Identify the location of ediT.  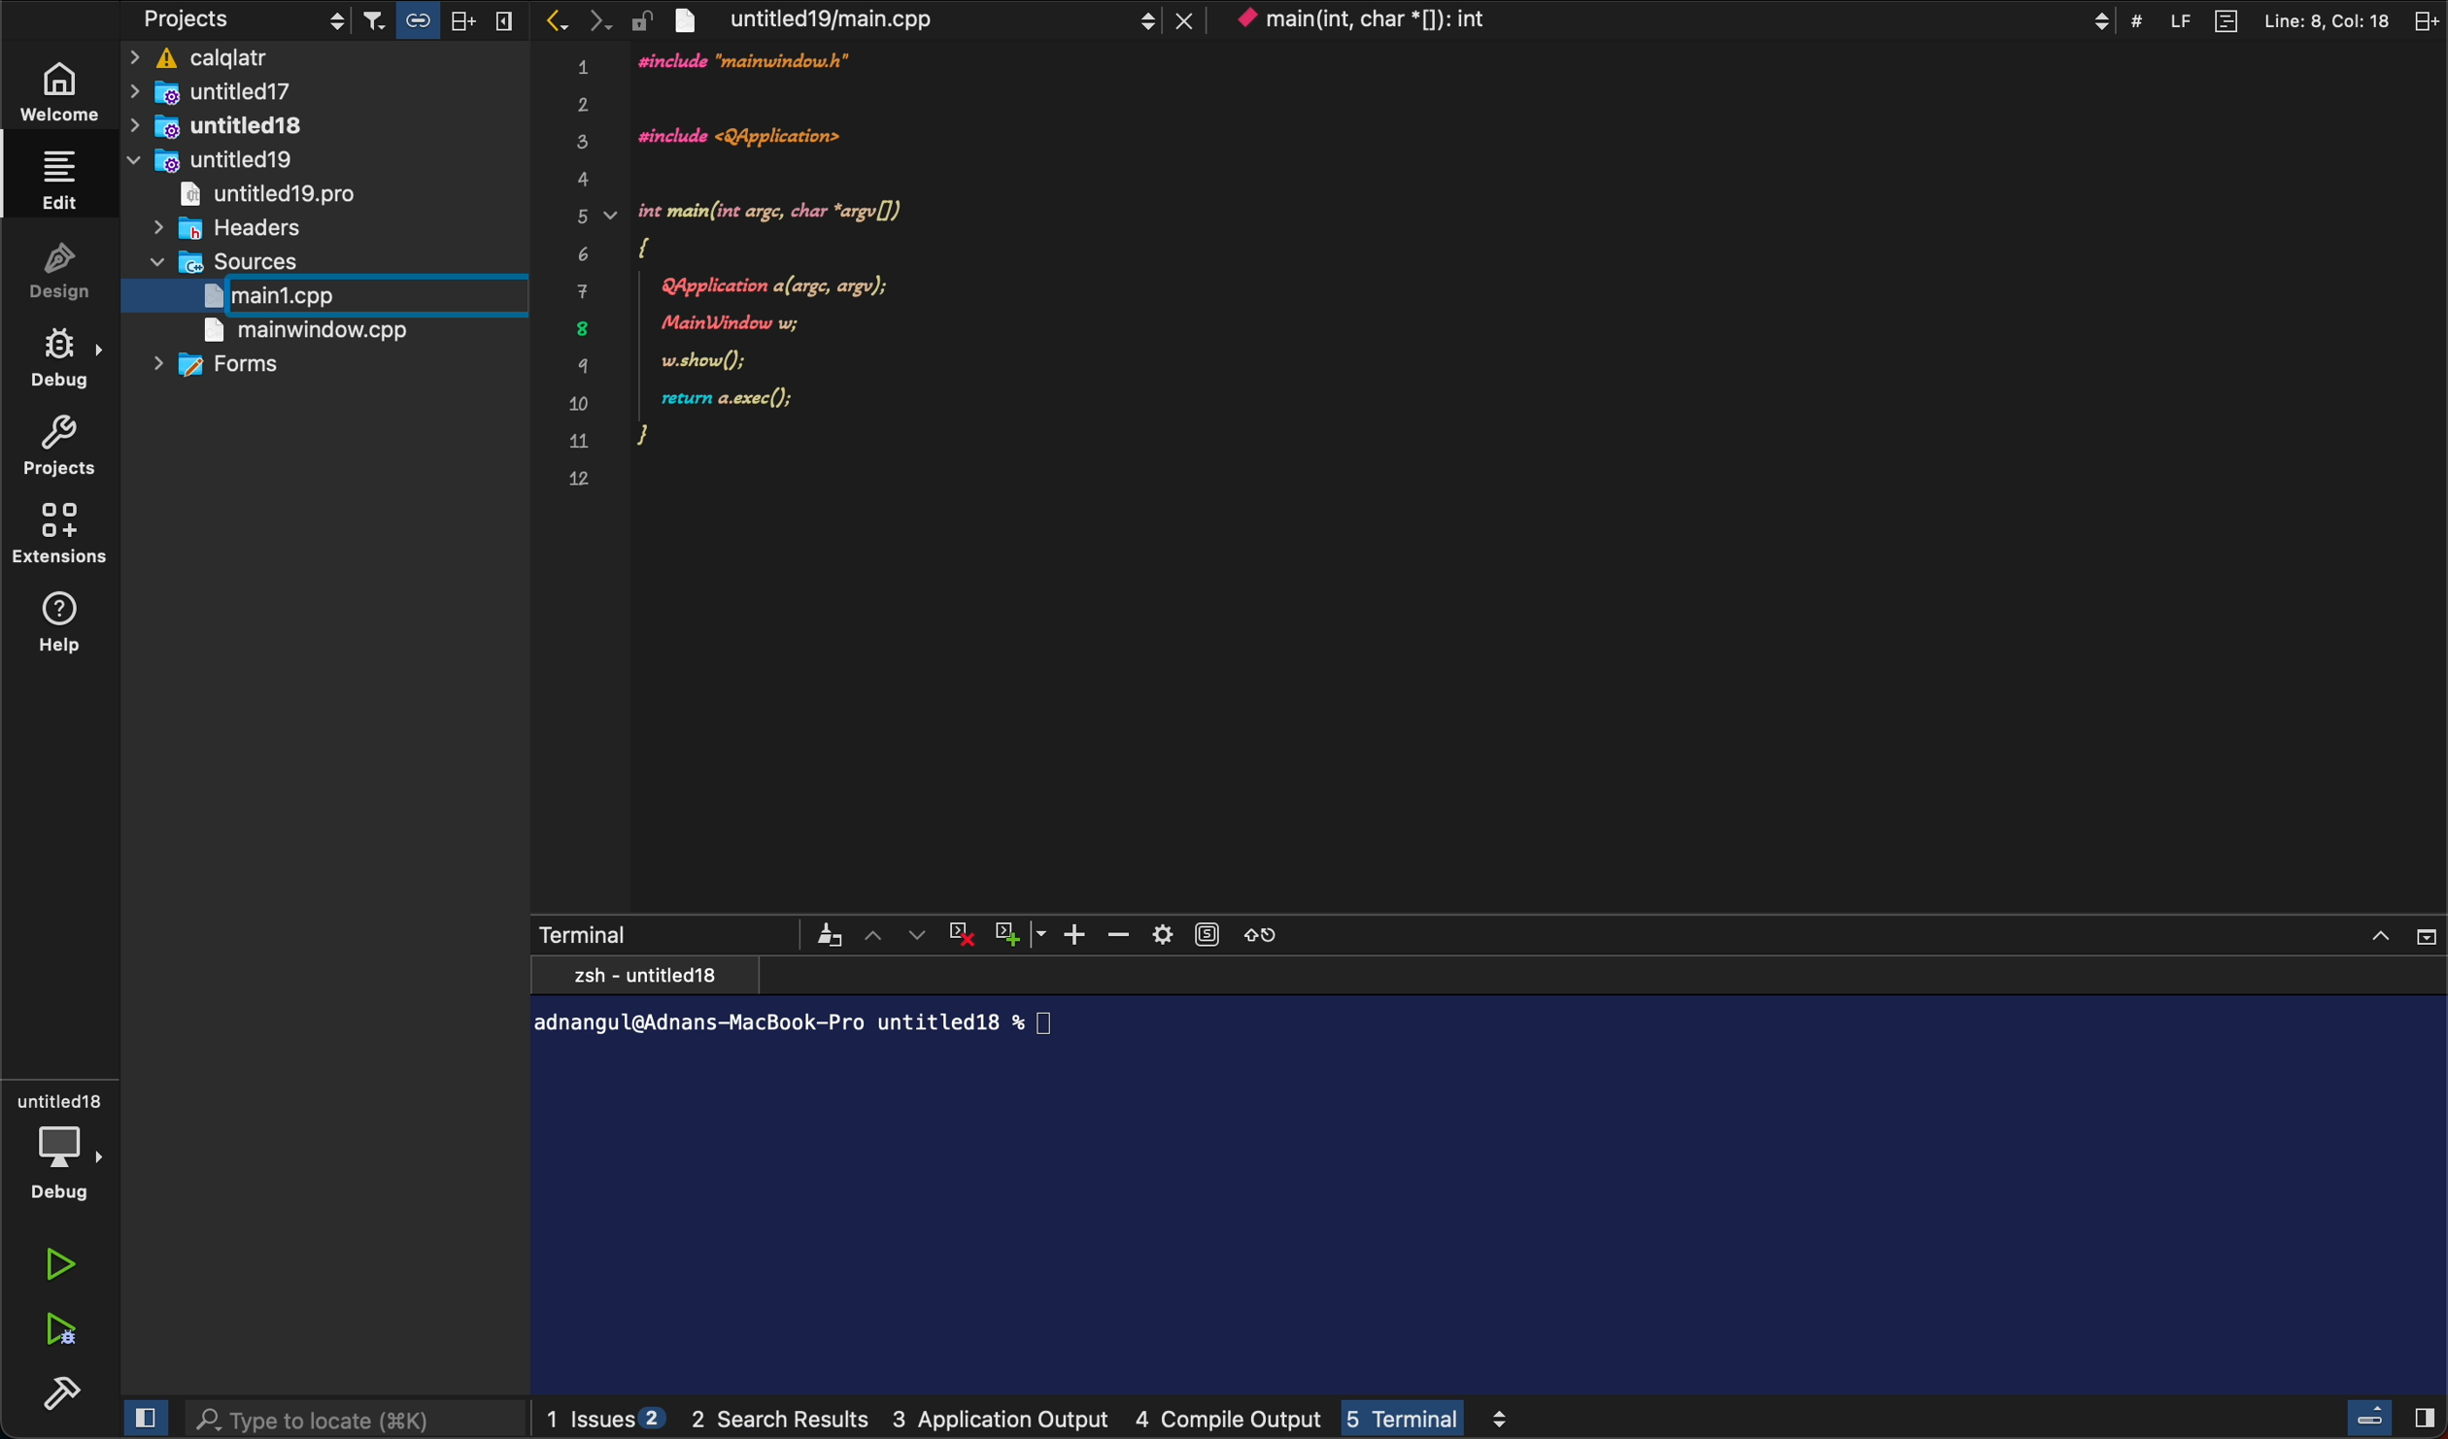
(62, 179).